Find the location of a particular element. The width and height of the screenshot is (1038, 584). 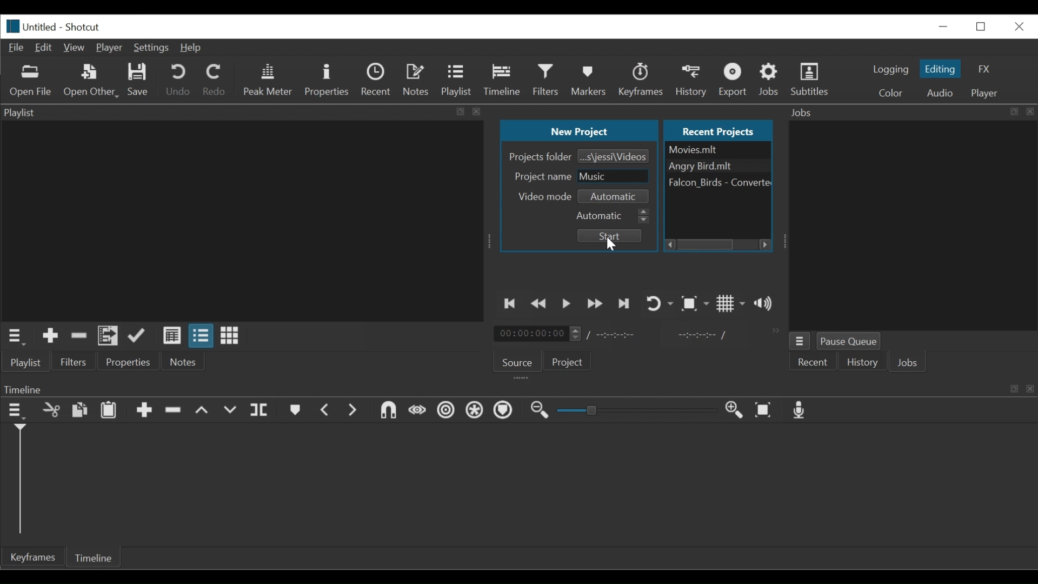

Recent is located at coordinates (377, 78).